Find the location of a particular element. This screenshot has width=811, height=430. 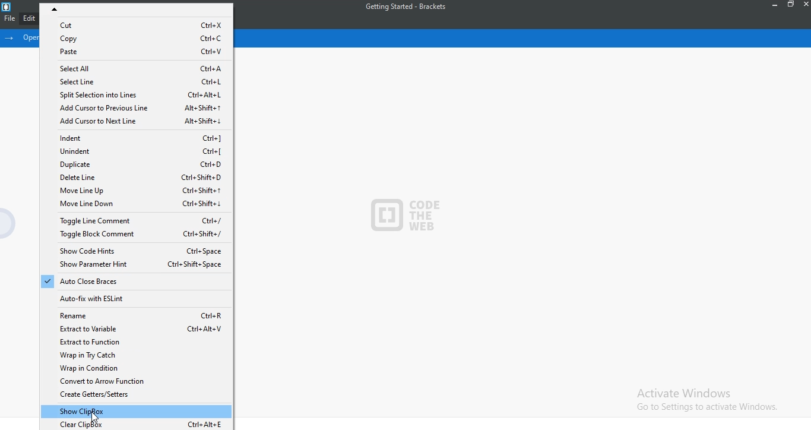

Wrap in Try Catch is located at coordinates (136, 355).